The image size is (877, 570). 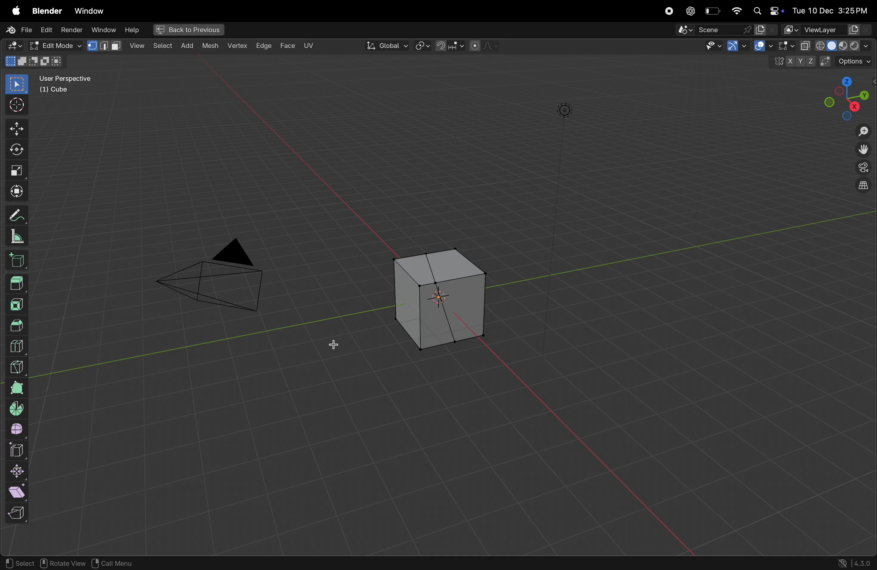 What do you see at coordinates (862, 132) in the screenshot?
I see `zoom` at bounding box center [862, 132].